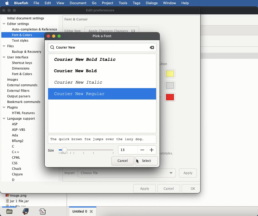 The height and width of the screenshot is (216, 258). I want to click on bookmark, so click(26, 211).